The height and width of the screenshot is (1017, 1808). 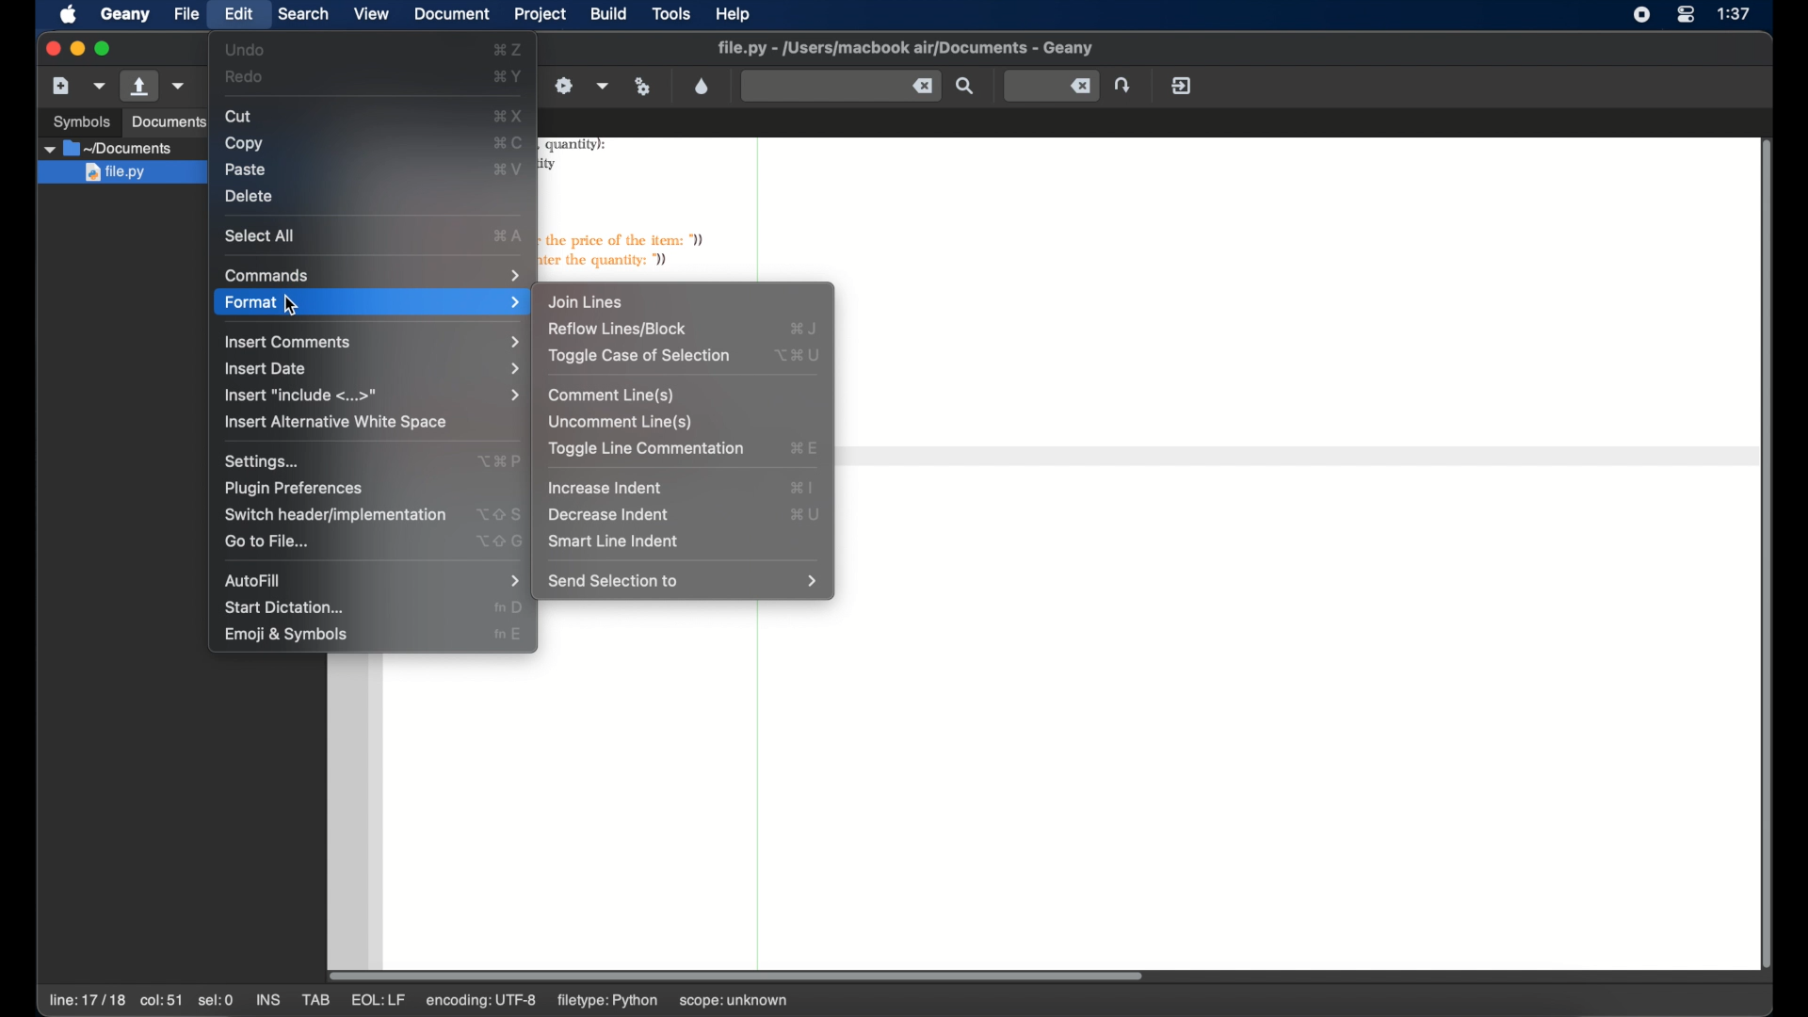 What do you see at coordinates (1640, 15) in the screenshot?
I see `screen recorder icons` at bounding box center [1640, 15].